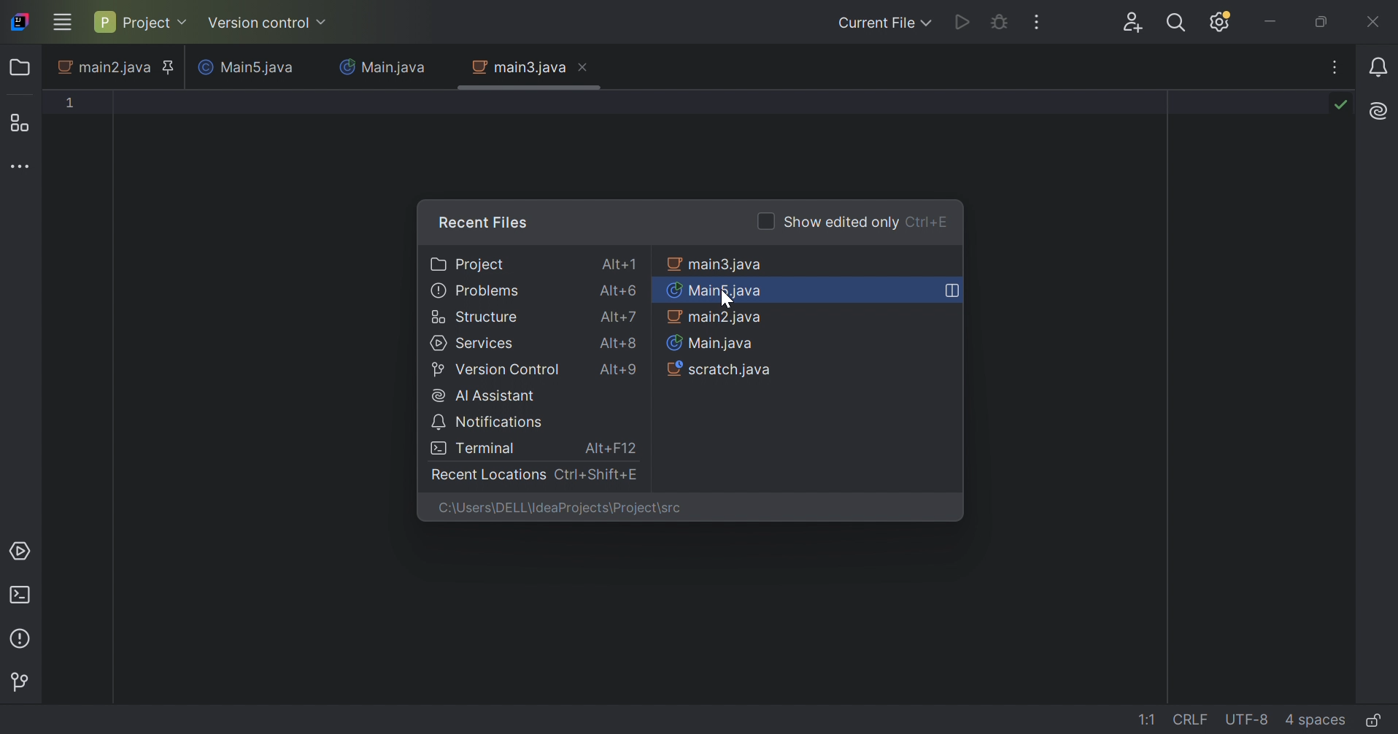 The image size is (1398, 734). What do you see at coordinates (1038, 22) in the screenshot?
I see `More actions` at bounding box center [1038, 22].